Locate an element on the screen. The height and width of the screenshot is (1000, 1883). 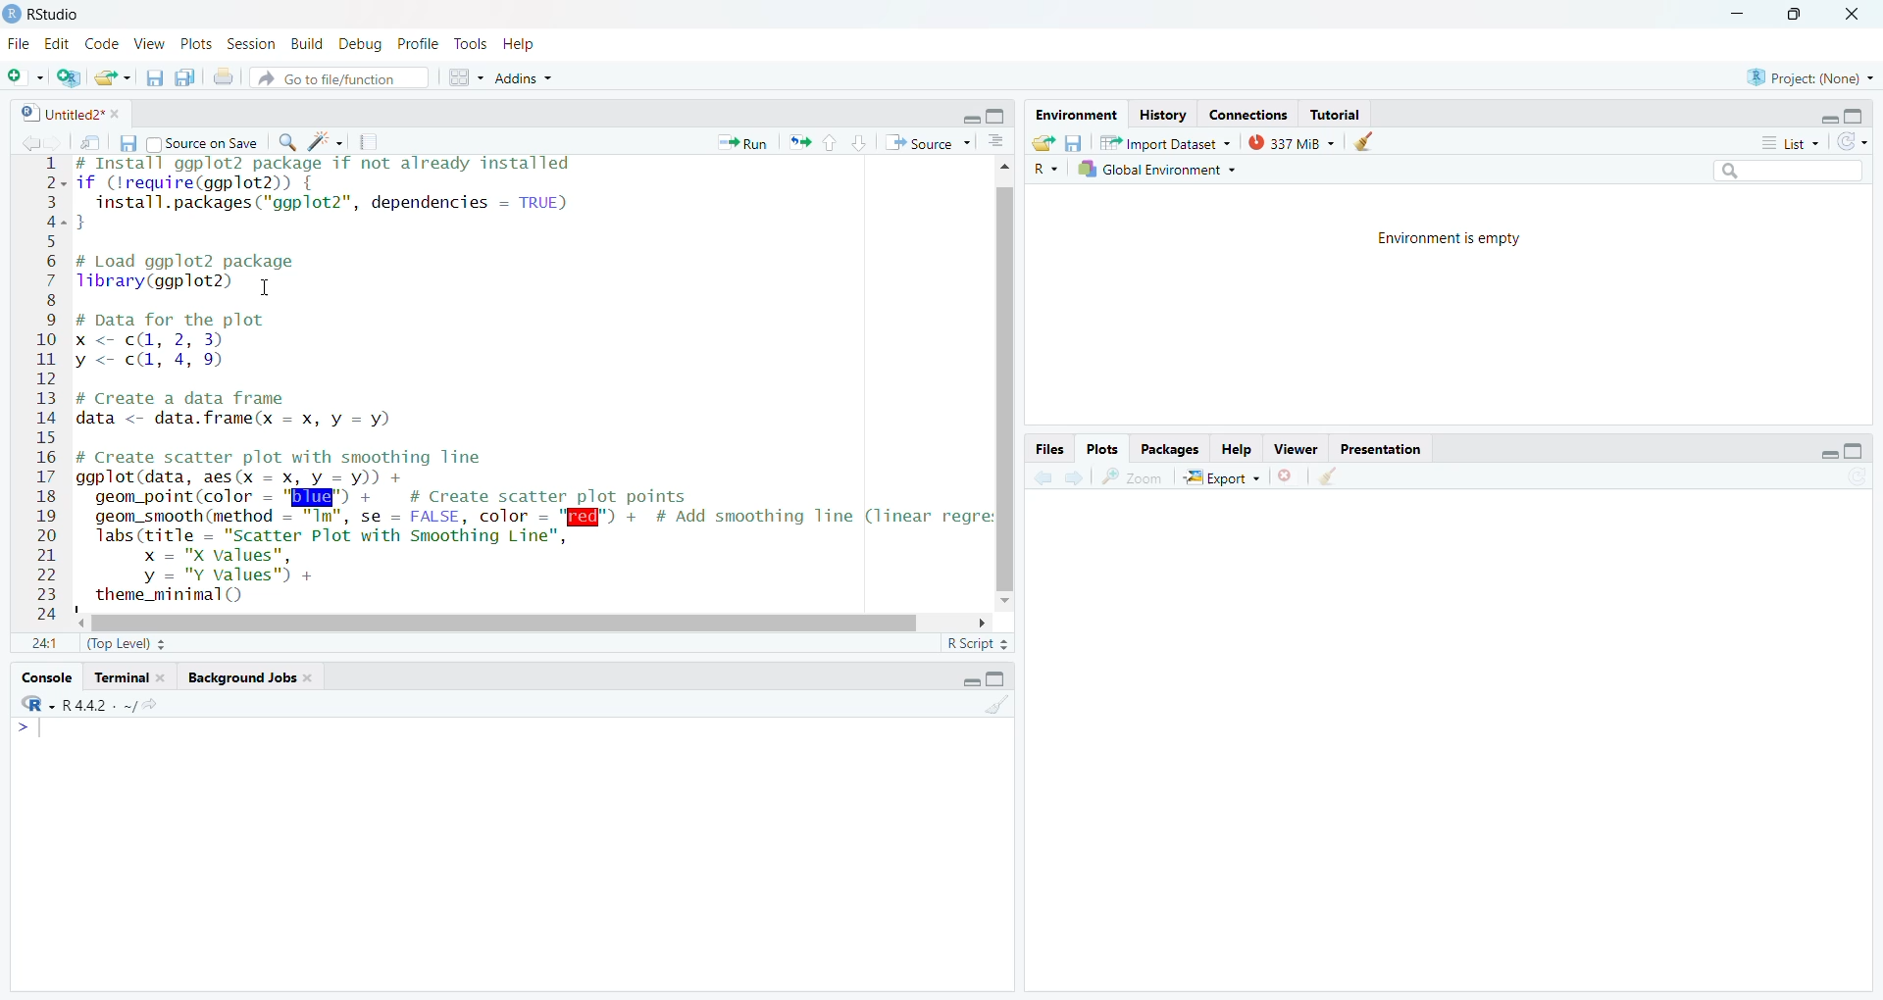
show in new window is located at coordinates (90, 142).